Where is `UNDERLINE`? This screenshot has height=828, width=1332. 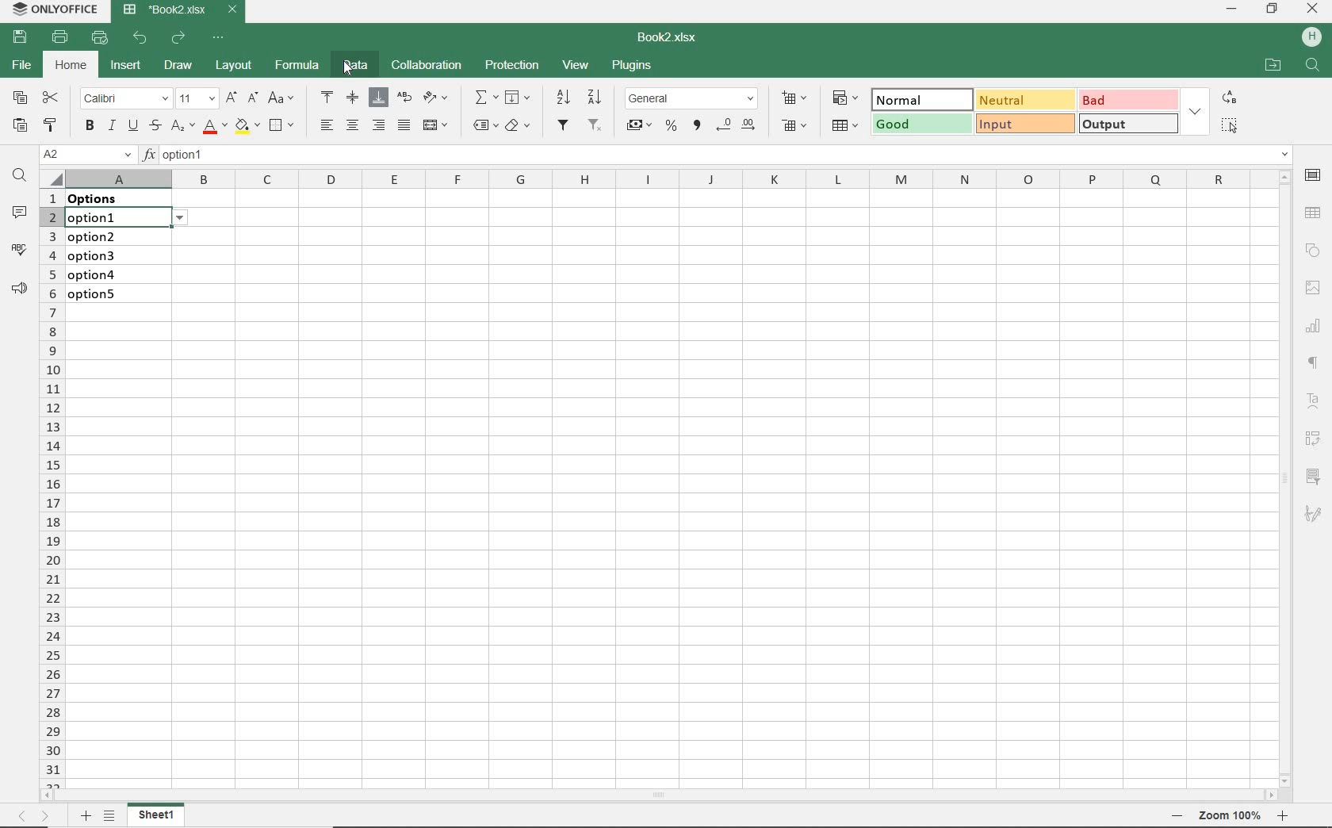 UNDERLINE is located at coordinates (132, 126).